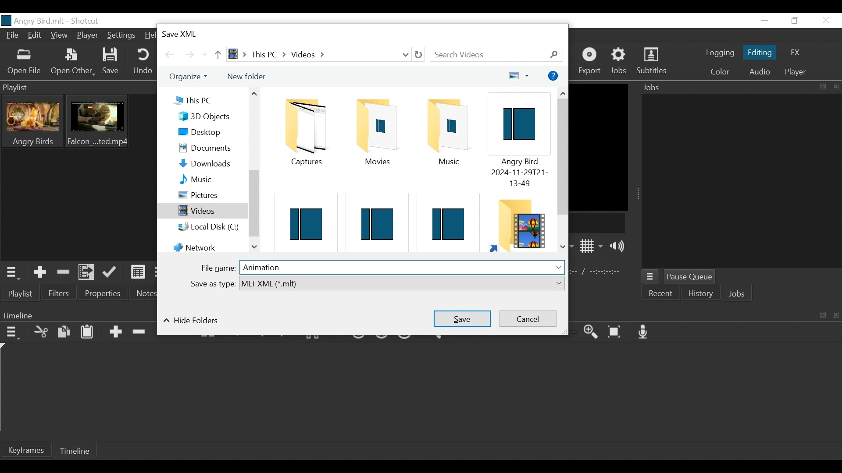 The width and height of the screenshot is (842, 473). Describe the element at coordinates (592, 246) in the screenshot. I see `Toggle display grid on player` at that location.